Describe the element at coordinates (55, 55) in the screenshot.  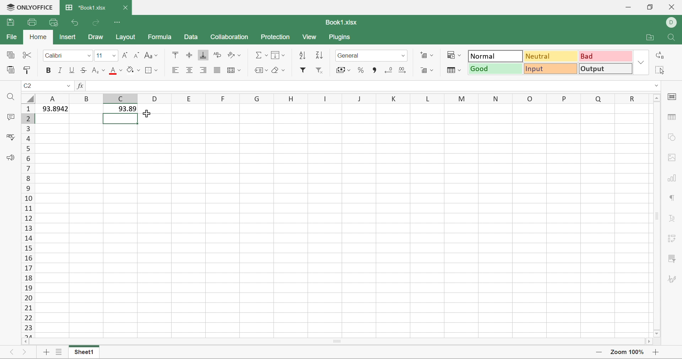
I see `Font` at that location.